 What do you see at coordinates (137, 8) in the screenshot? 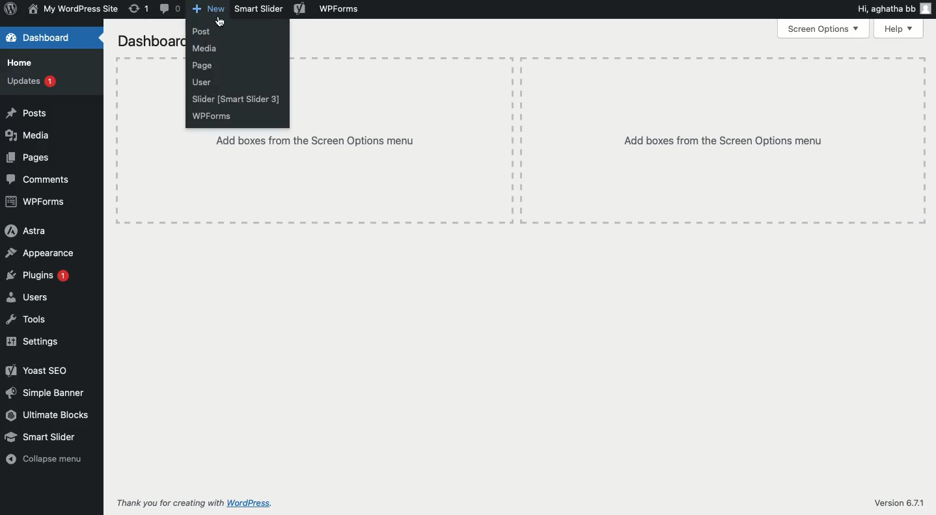
I see `Revision` at bounding box center [137, 8].